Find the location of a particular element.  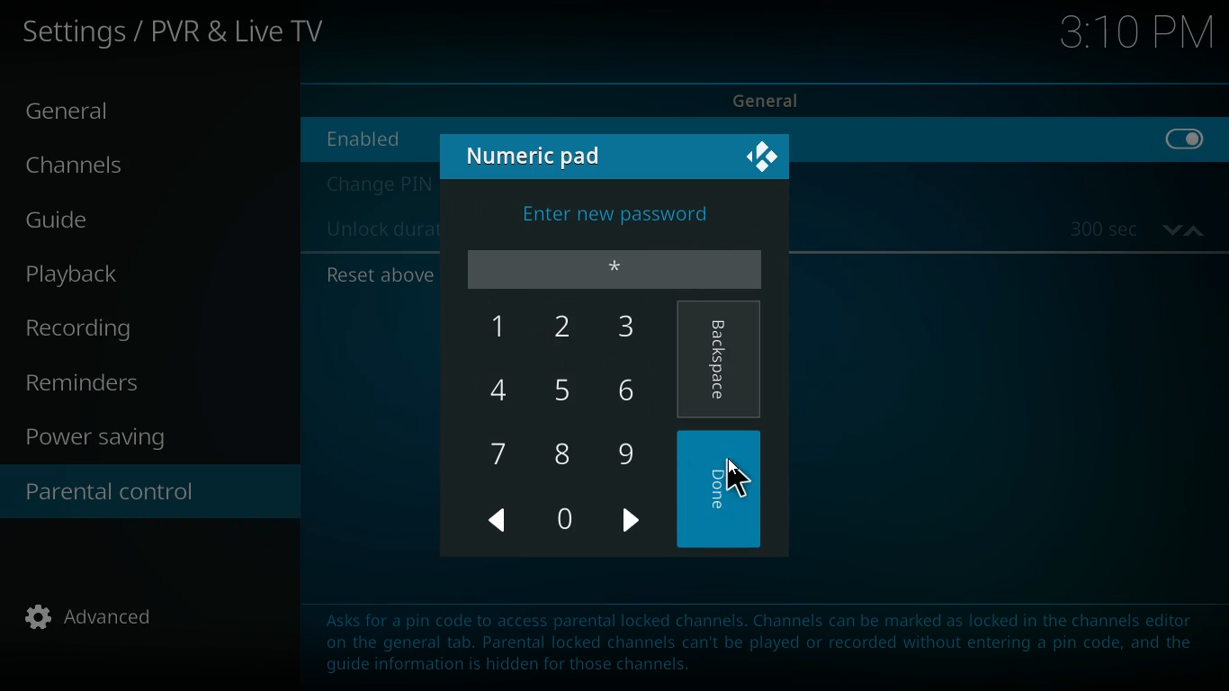

recording is located at coordinates (105, 329).